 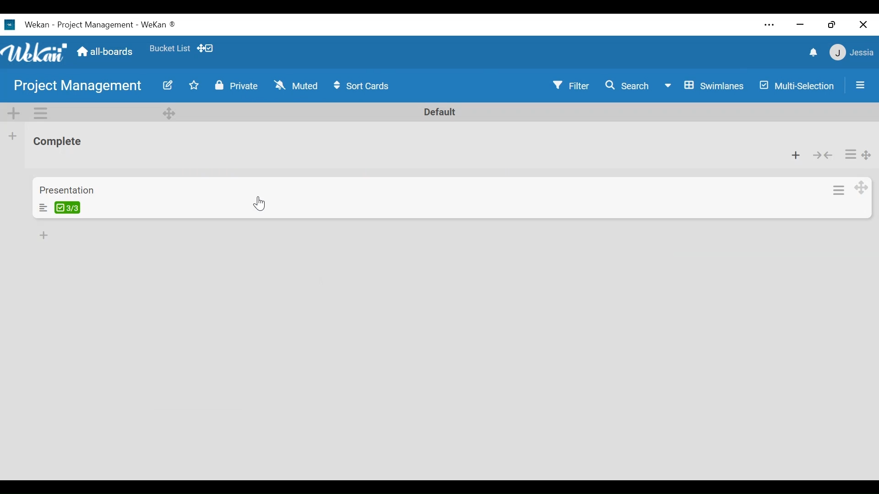 I want to click on Card actions, so click(x=837, y=191).